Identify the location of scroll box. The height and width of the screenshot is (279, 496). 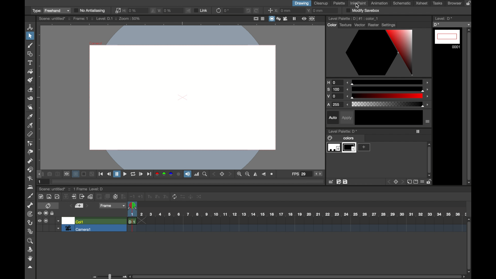
(469, 245).